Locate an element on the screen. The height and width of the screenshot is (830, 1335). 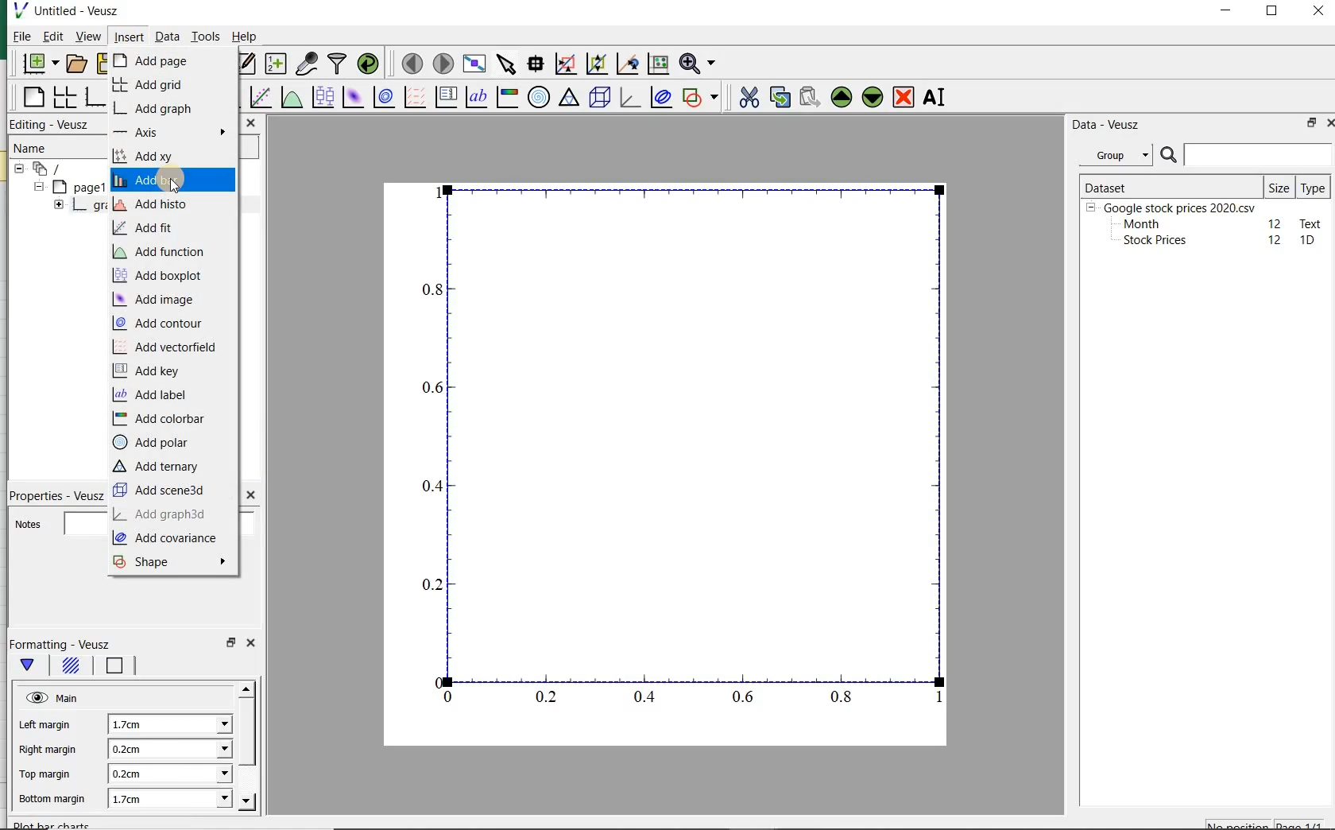
view is located at coordinates (88, 37).